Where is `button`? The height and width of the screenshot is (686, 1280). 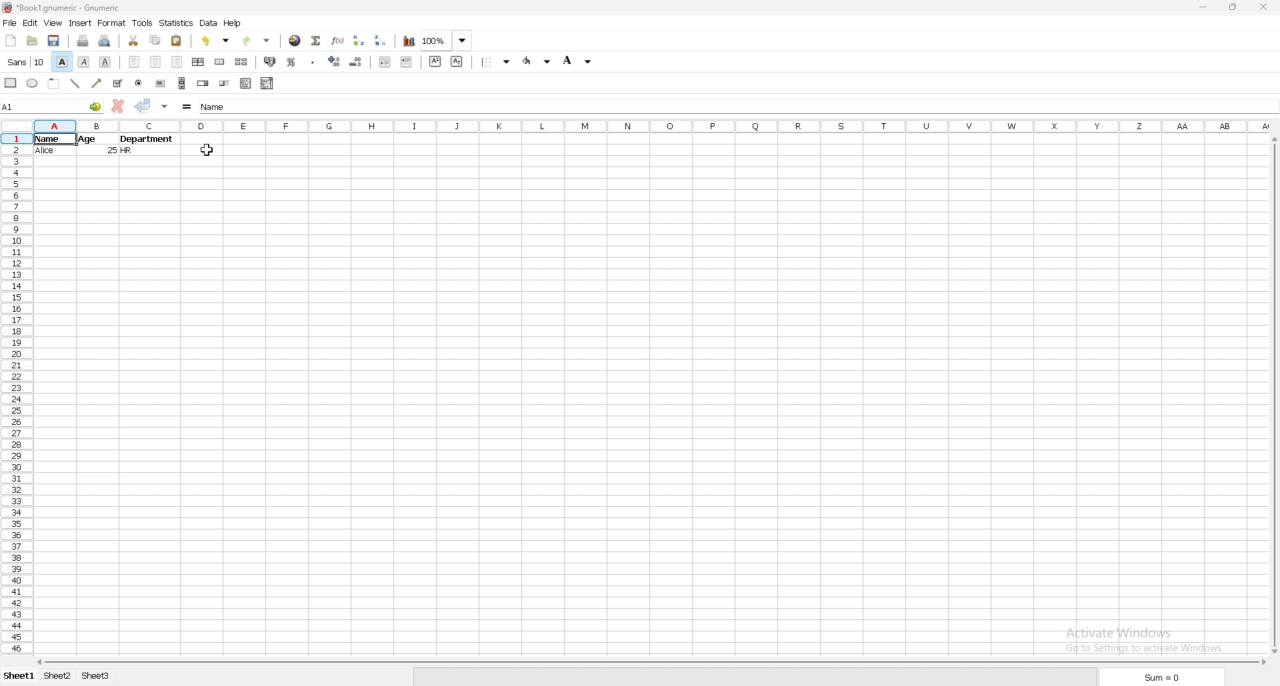 button is located at coordinates (159, 84).